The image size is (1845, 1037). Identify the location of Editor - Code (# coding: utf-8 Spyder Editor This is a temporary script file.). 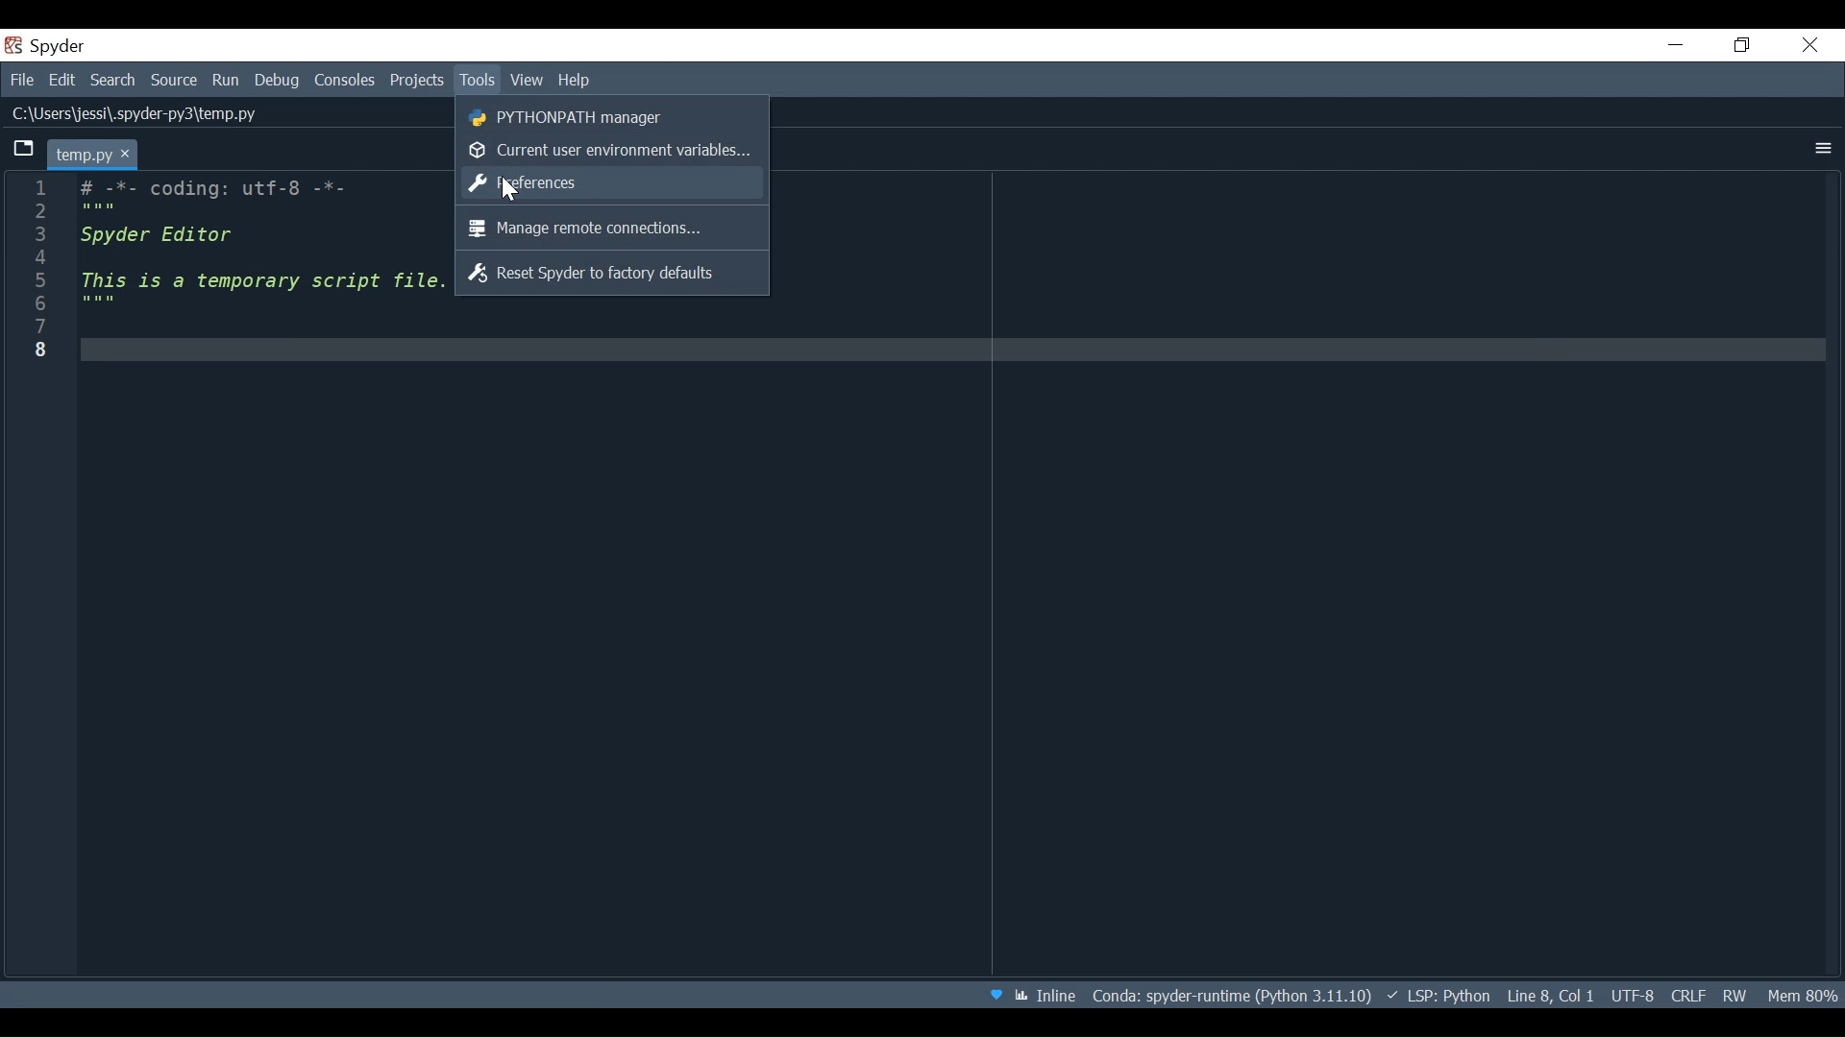
(259, 269).